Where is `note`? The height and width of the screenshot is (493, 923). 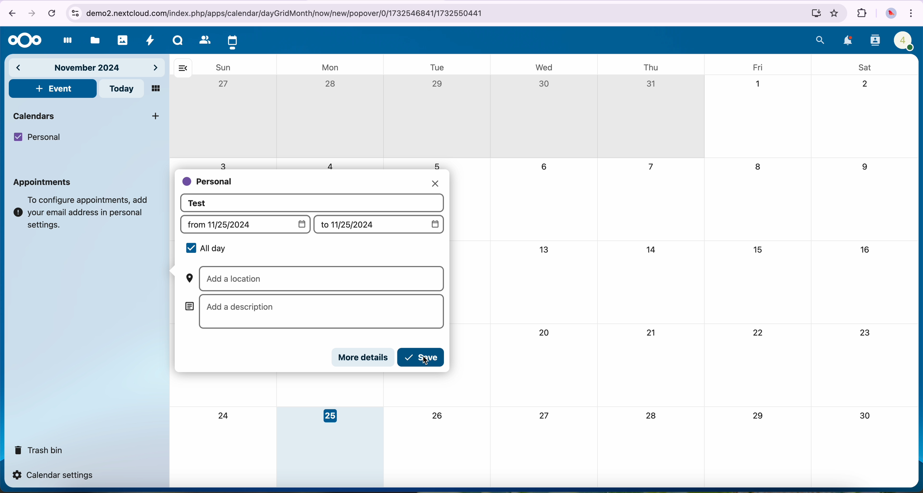 note is located at coordinates (82, 213).